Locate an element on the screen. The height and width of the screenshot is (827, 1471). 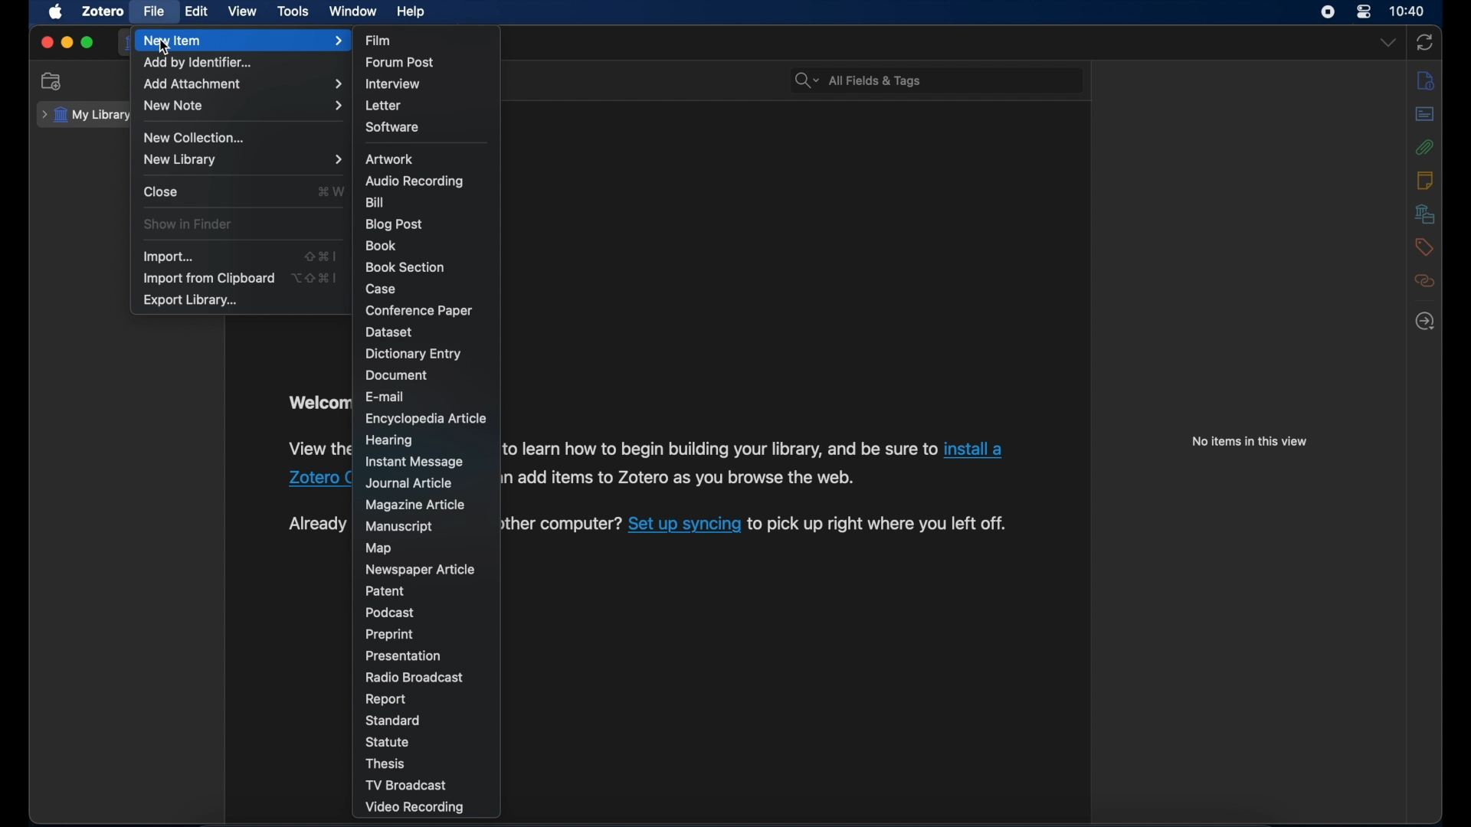
another computer? is located at coordinates (561, 523).